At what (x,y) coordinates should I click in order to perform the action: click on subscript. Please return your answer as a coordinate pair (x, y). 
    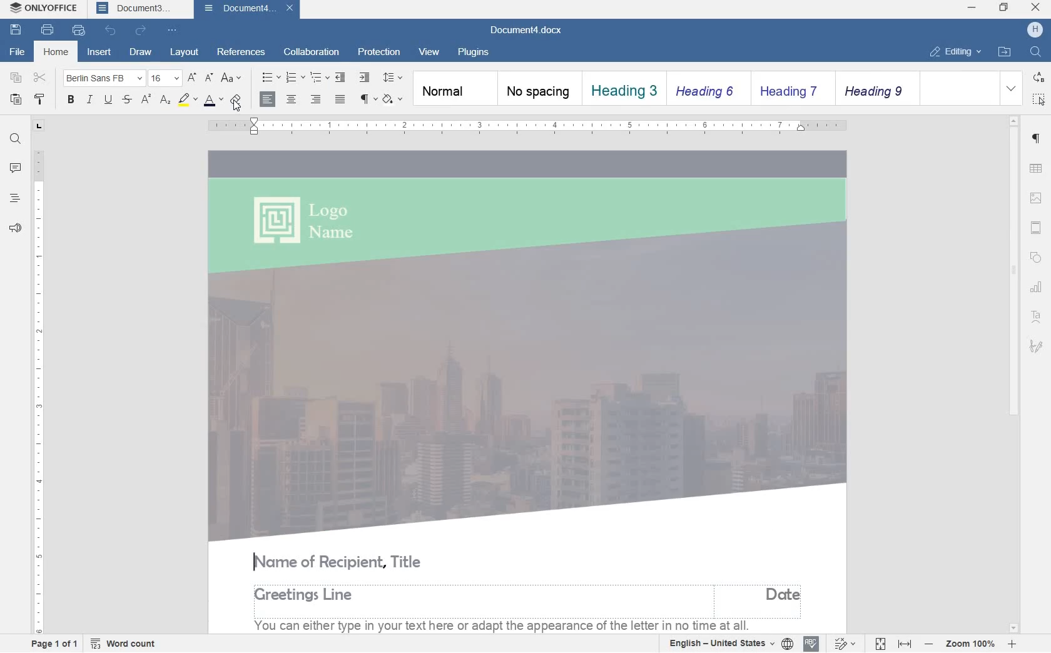
    Looking at the image, I should click on (165, 101).